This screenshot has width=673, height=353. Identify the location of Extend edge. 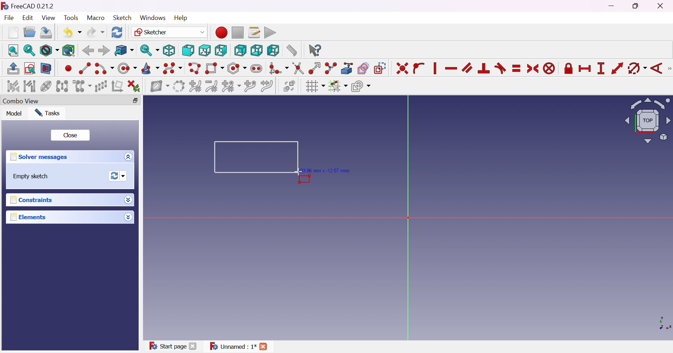
(315, 69).